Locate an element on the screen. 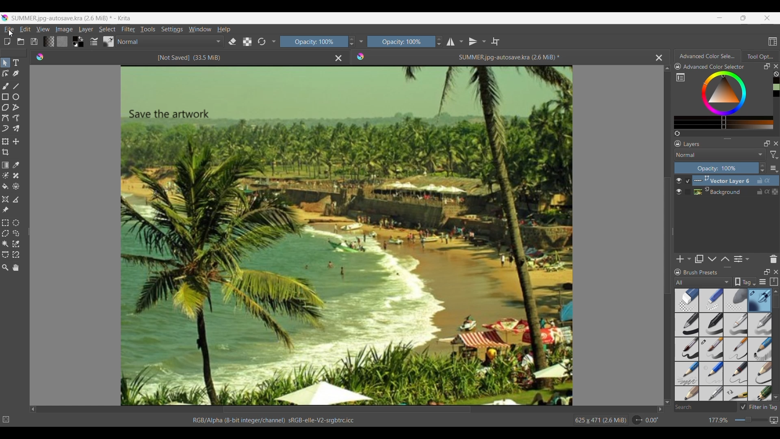 This screenshot has height=439, width=780. Quick slide to bottom is located at coordinates (776, 398).